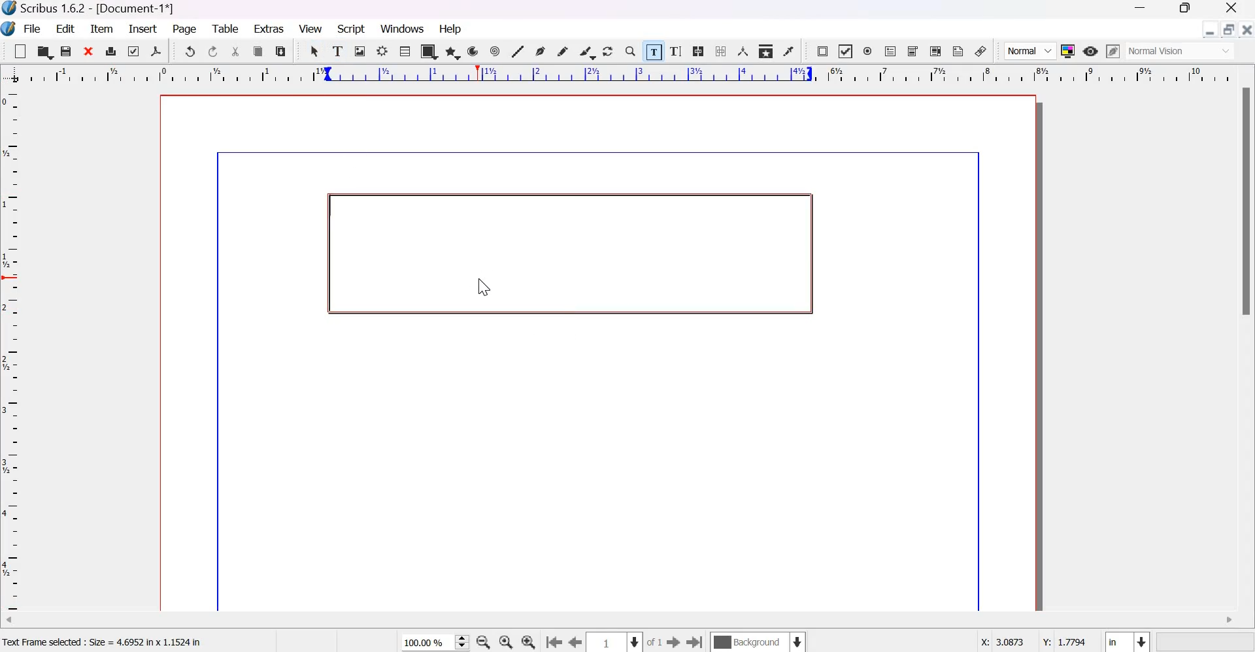 The width and height of the screenshot is (1255, 652). I want to click on Go to the next page, so click(673, 642).